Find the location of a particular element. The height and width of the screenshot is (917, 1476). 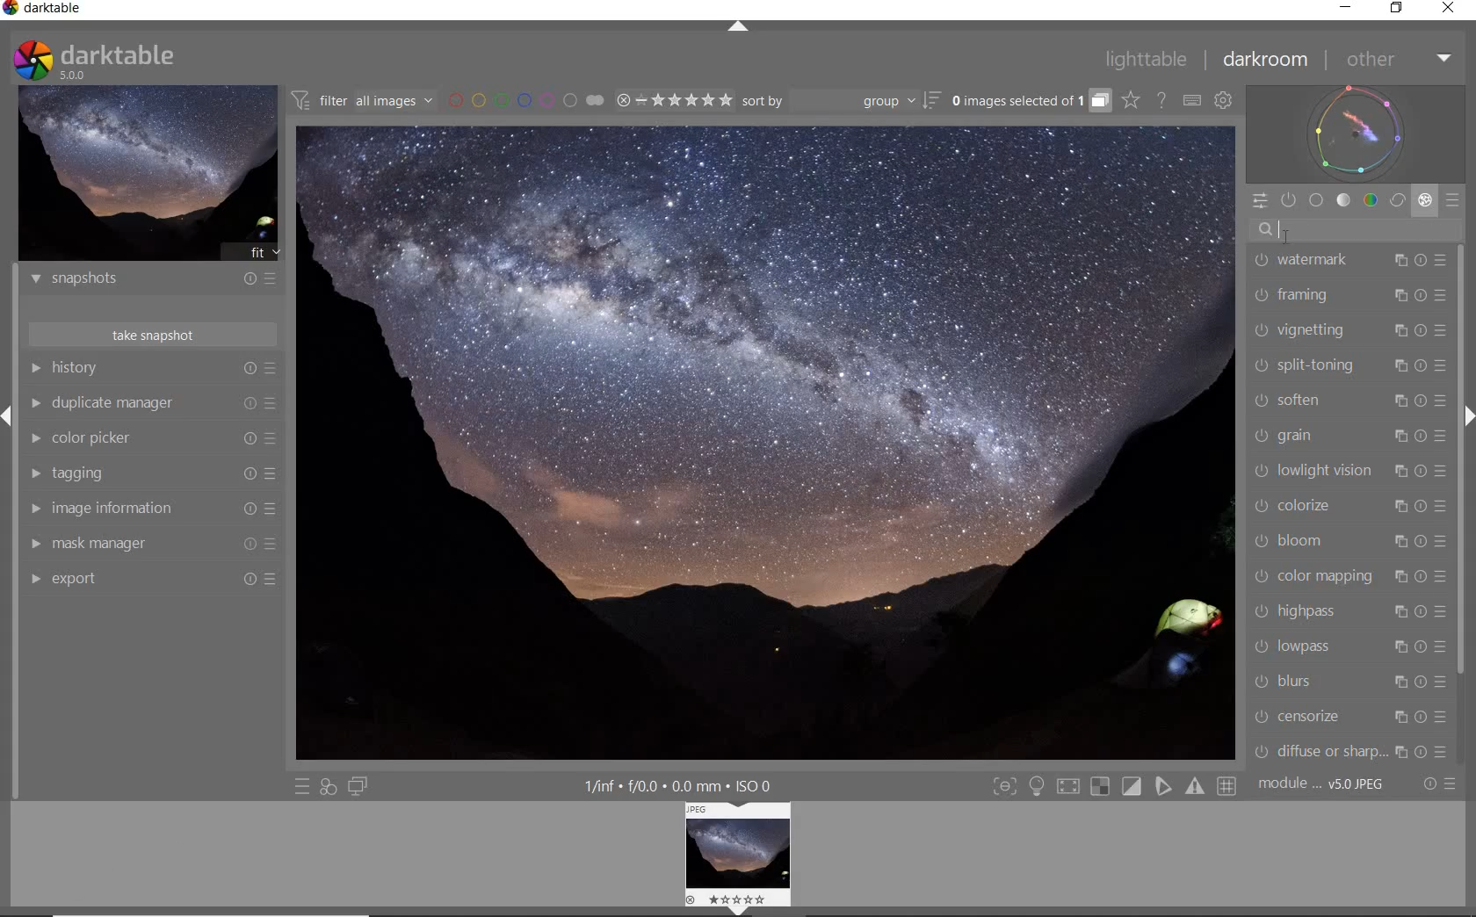

WAVEFORM is located at coordinates (1357, 133).